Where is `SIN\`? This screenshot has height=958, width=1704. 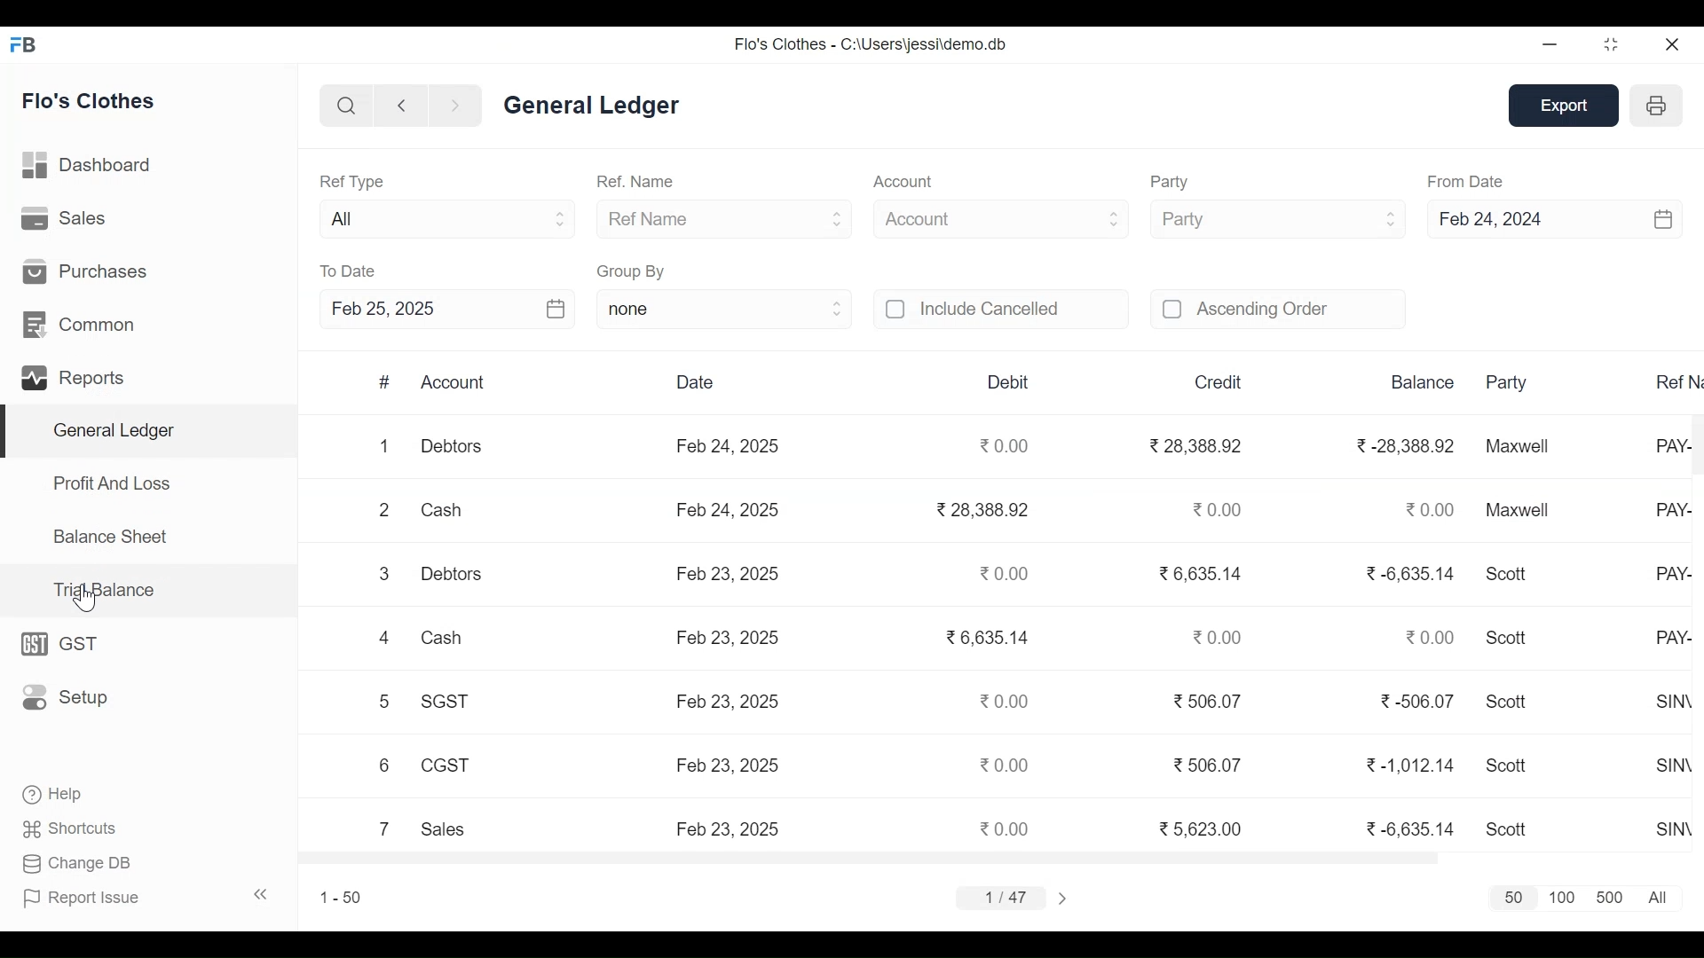
SIN\ is located at coordinates (1676, 764).